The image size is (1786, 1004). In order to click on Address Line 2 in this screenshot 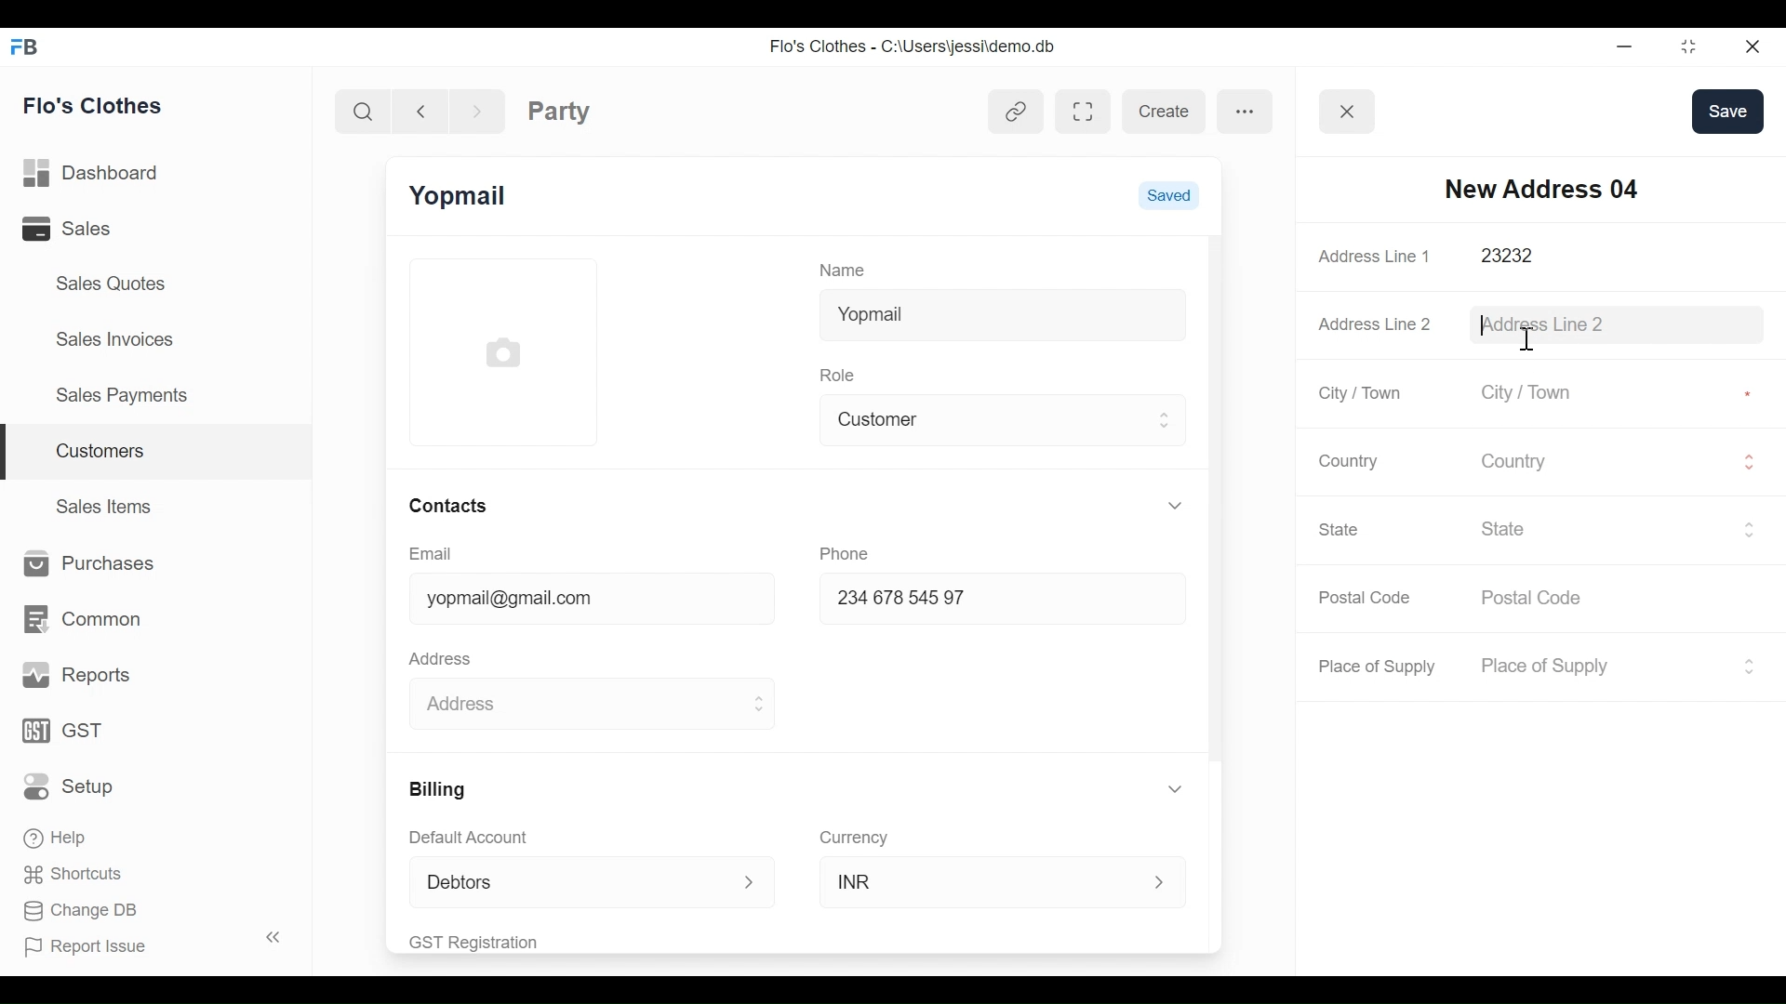, I will do `click(1376, 319)`.